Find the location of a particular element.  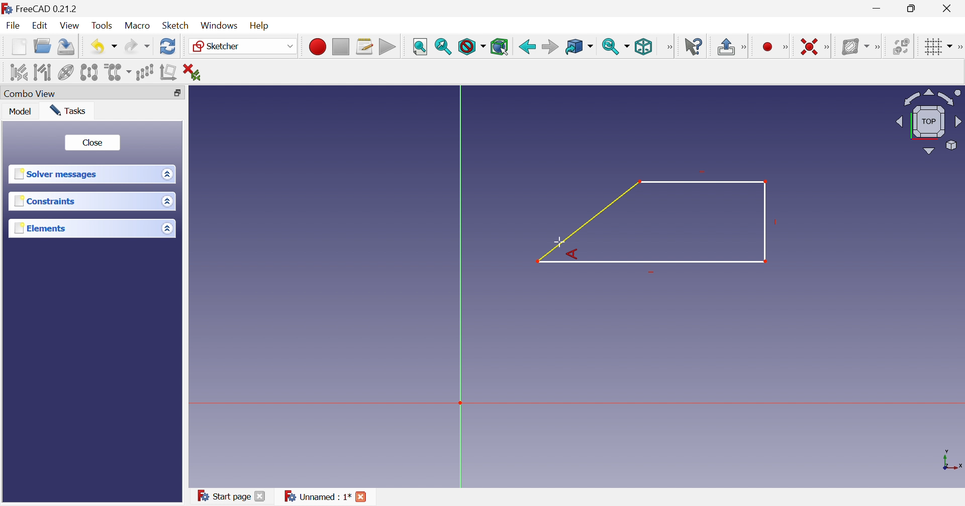

Macro recording ... is located at coordinates (316, 46).